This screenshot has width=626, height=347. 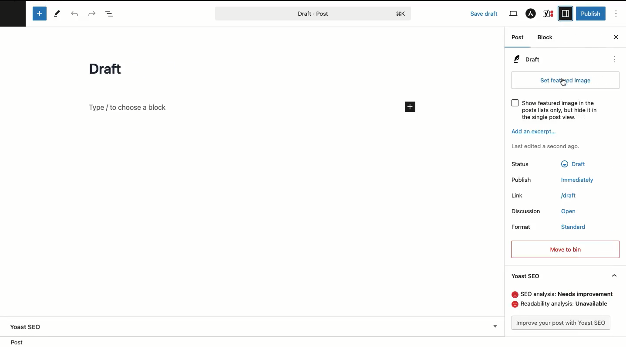 What do you see at coordinates (615, 59) in the screenshot?
I see `more` at bounding box center [615, 59].